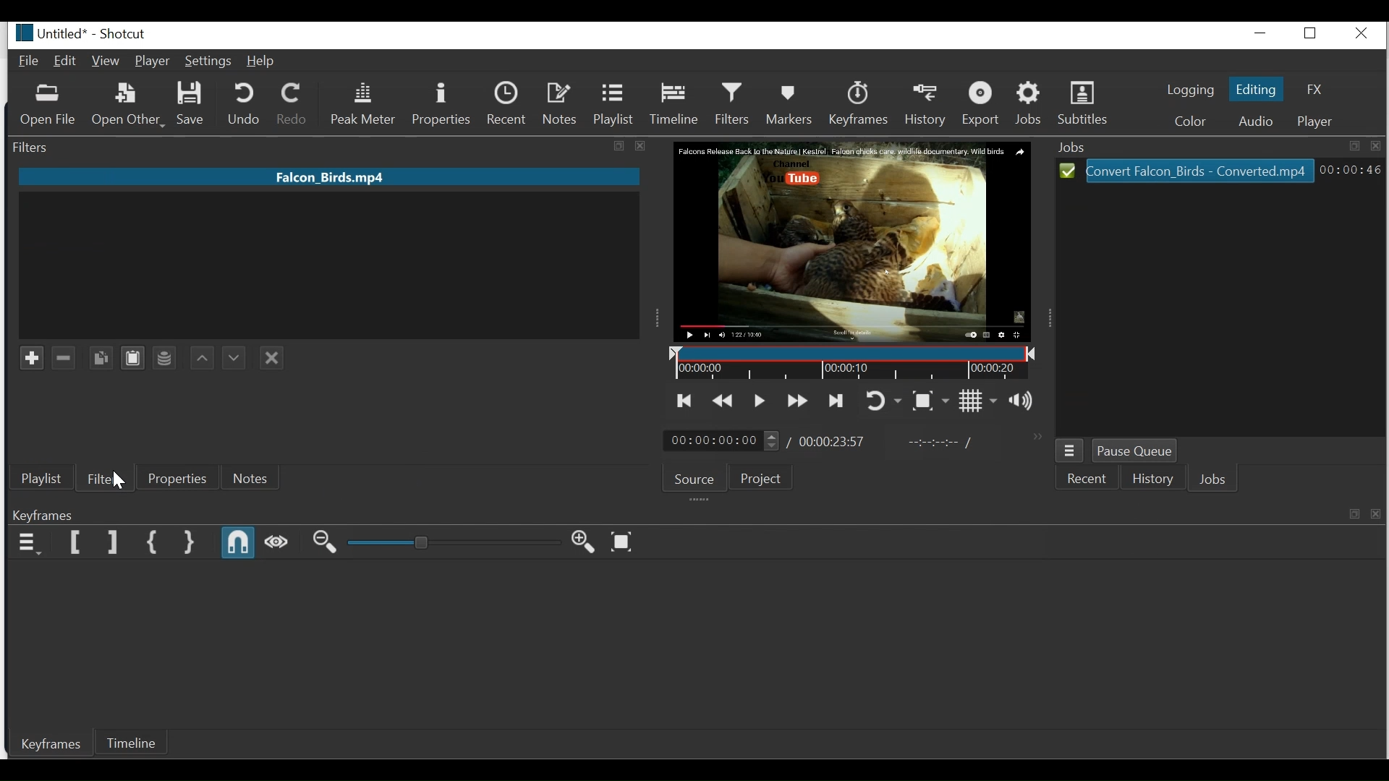  What do you see at coordinates (323, 543) in the screenshot?
I see `Zoom Keyframe out` at bounding box center [323, 543].